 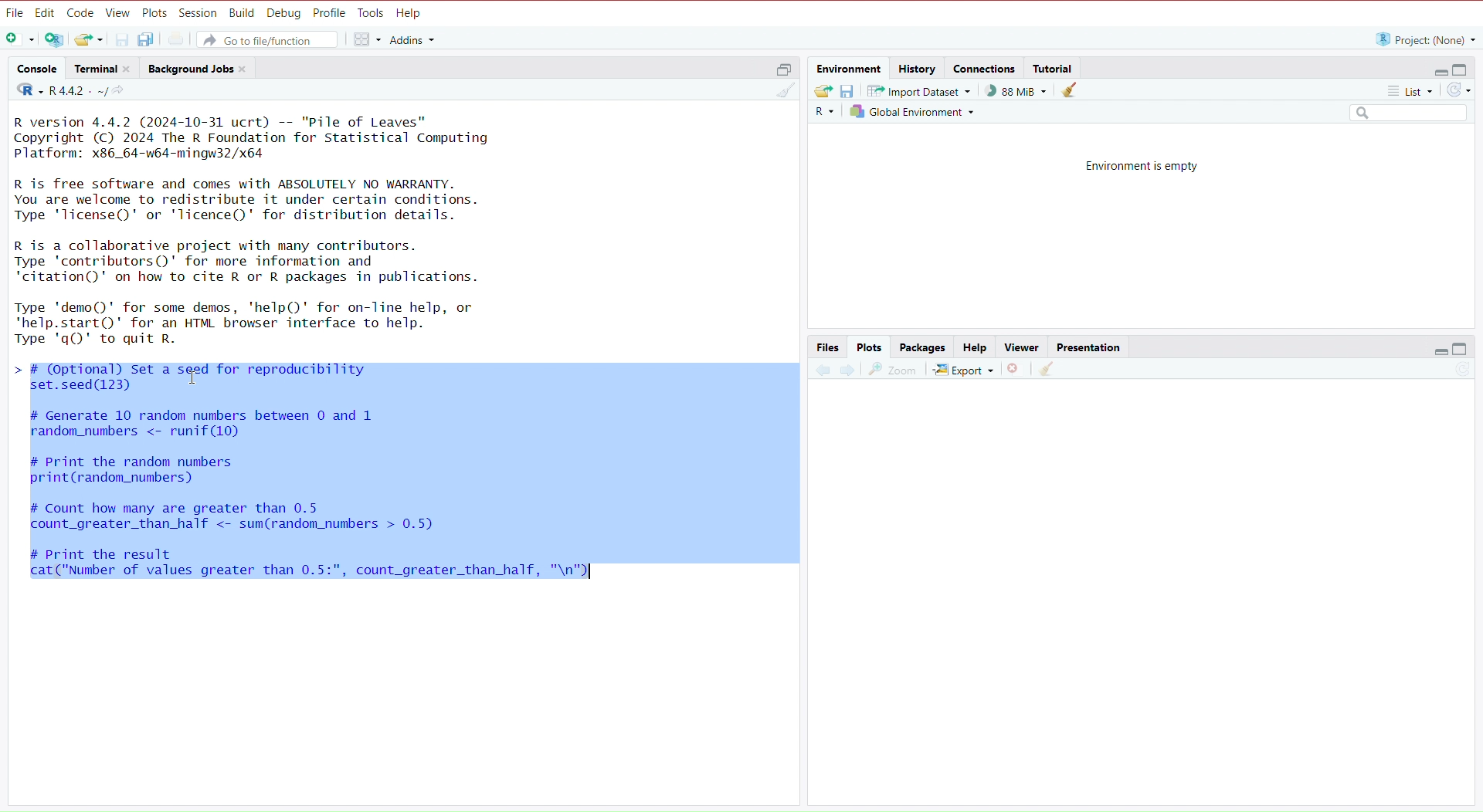 What do you see at coordinates (145, 40) in the screenshot?
I see `Save all open files` at bounding box center [145, 40].